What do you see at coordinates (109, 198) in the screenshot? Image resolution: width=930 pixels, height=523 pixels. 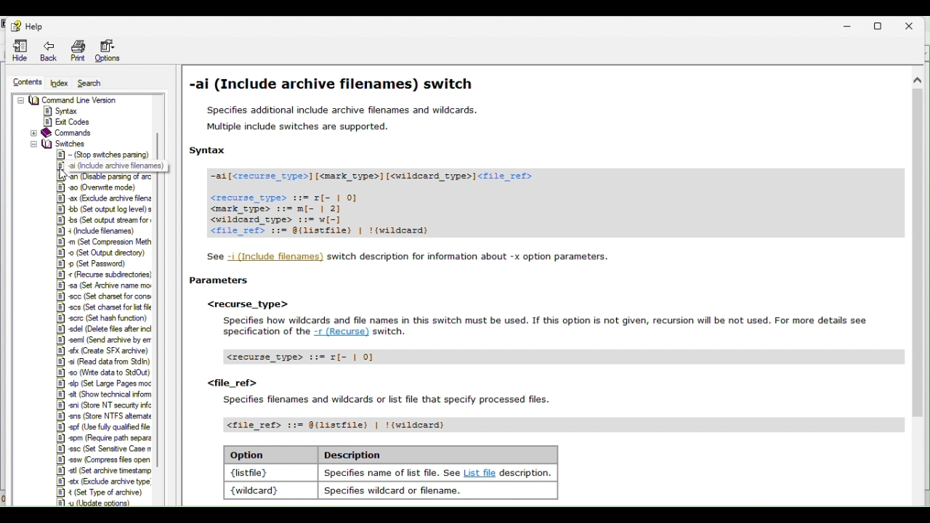 I see `X (Exclude archve feng |` at bounding box center [109, 198].